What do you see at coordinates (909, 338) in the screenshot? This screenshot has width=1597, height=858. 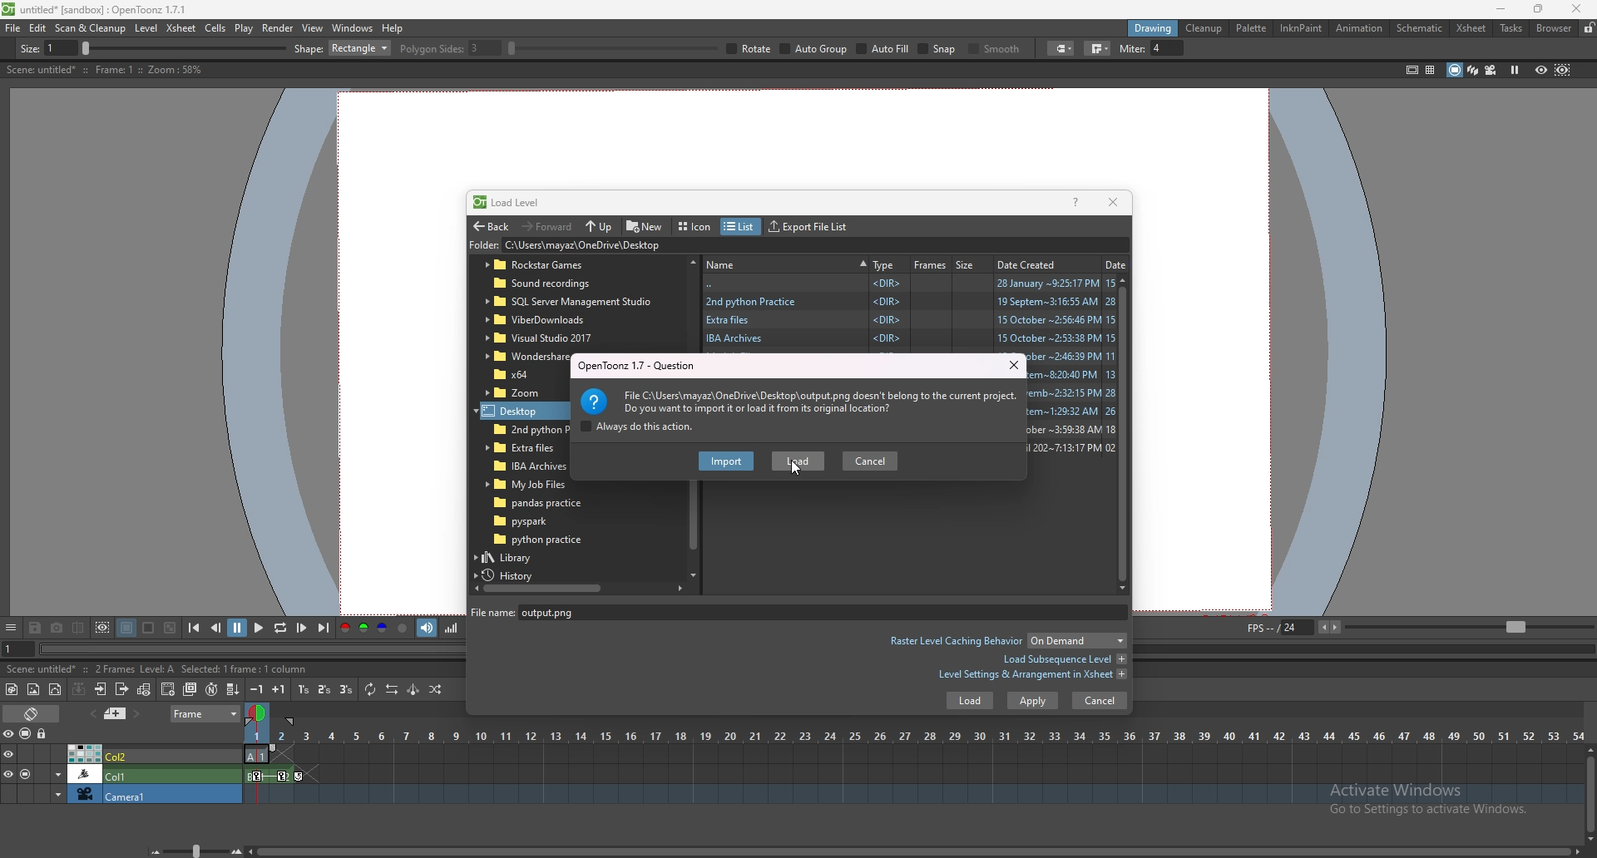 I see `folder` at bounding box center [909, 338].